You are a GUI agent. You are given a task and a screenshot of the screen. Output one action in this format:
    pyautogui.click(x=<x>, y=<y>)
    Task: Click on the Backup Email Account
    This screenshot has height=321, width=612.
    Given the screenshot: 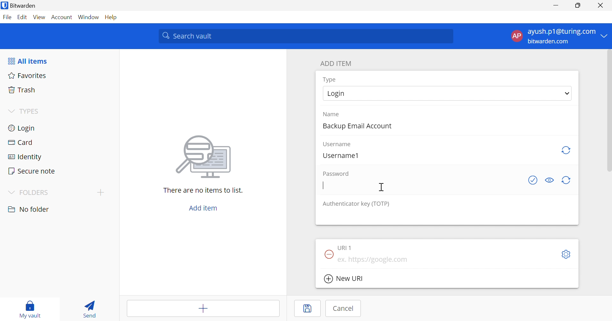 What is the action you would take?
    pyautogui.click(x=356, y=126)
    